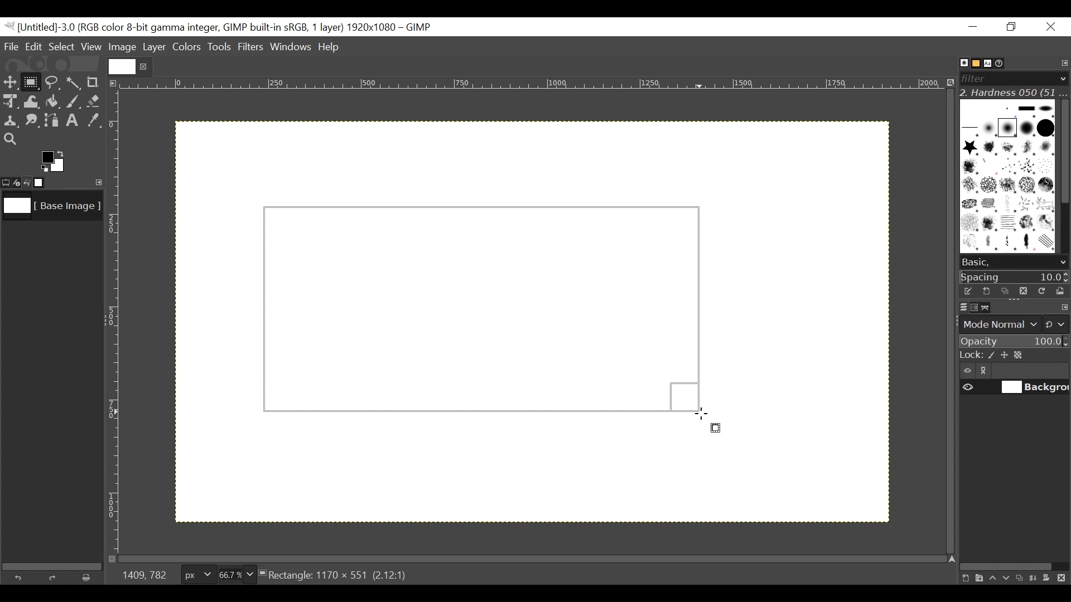 The image size is (1071, 602). What do you see at coordinates (533, 85) in the screenshot?
I see `Horizontal ruler` at bounding box center [533, 85].